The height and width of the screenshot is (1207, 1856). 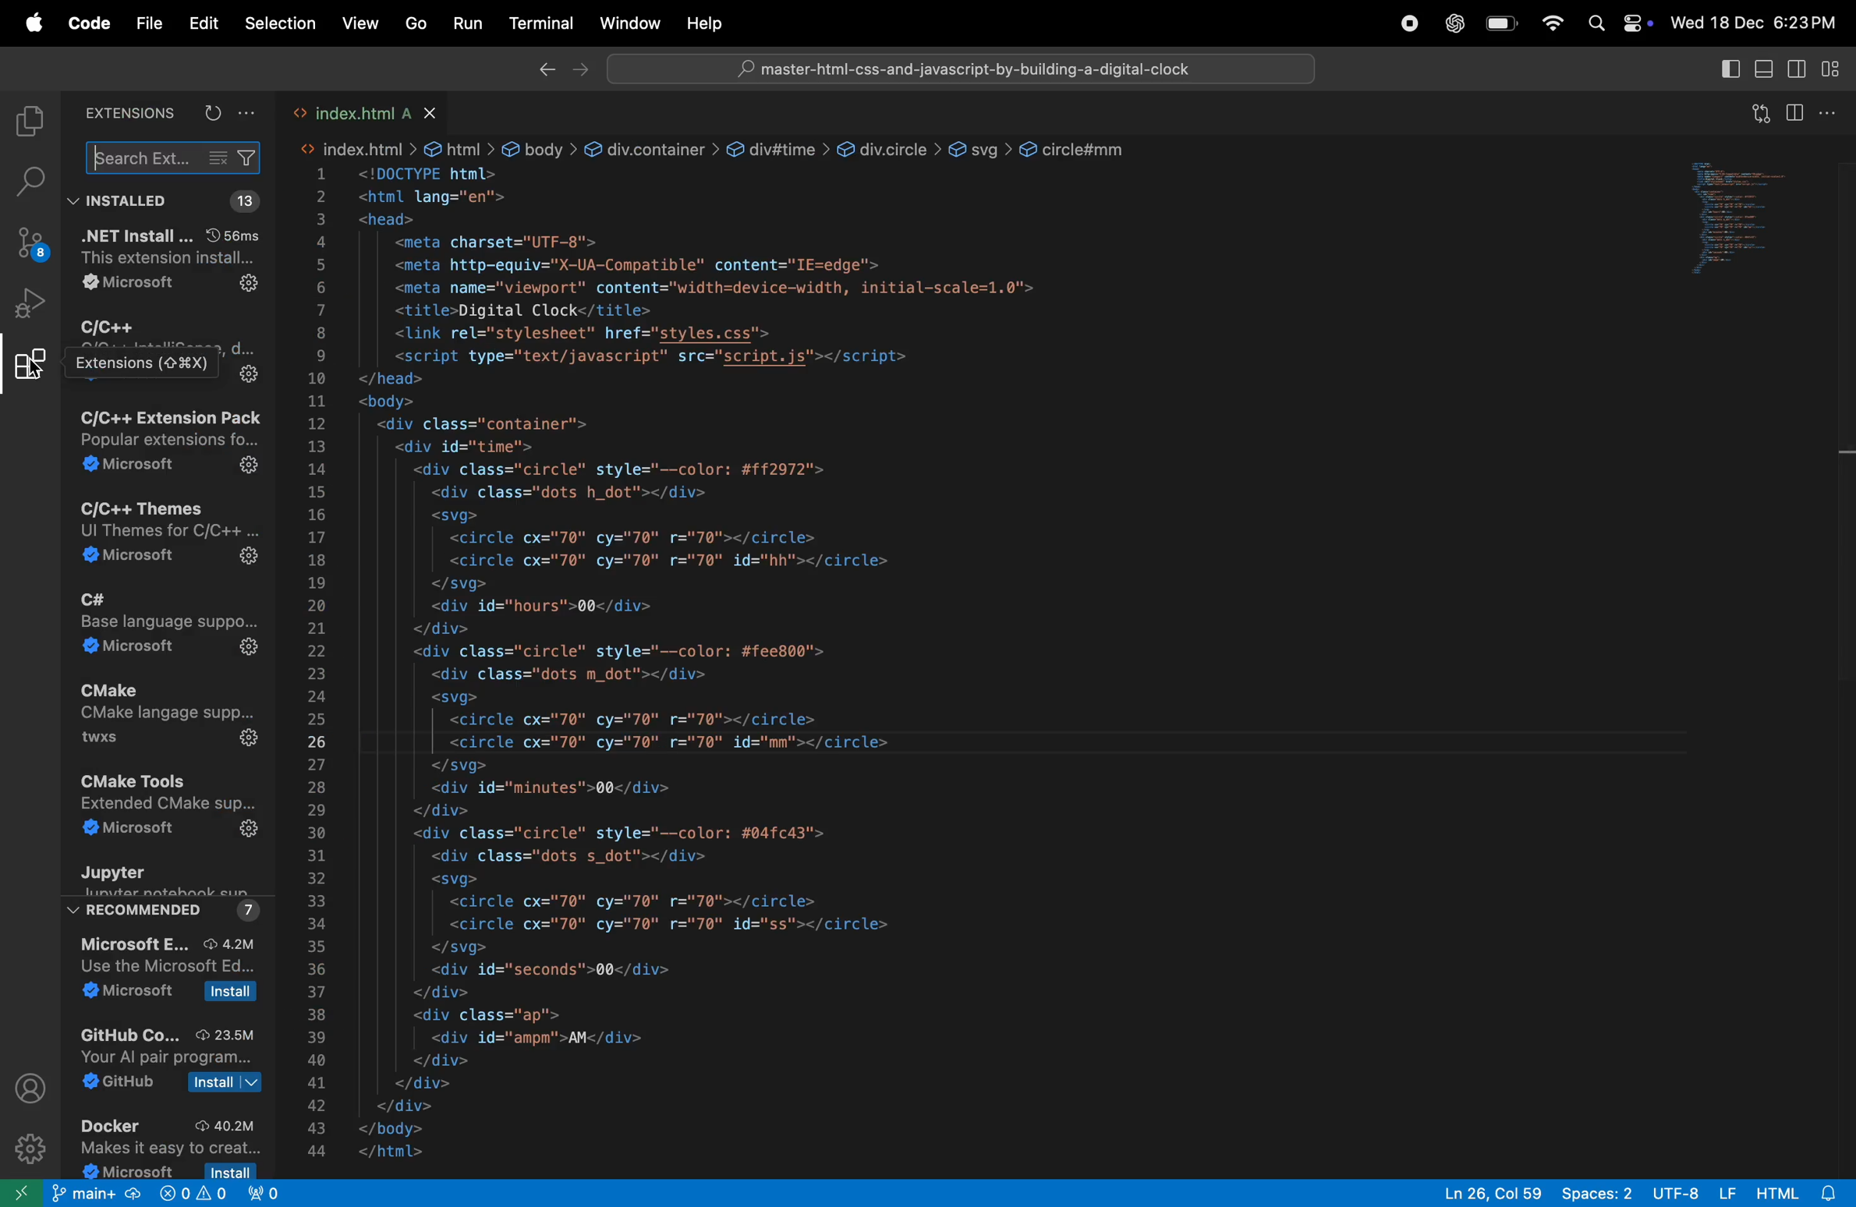 What do you see at coordinates (710, 23) in the screenshot?
I see `help` at bounding box center [710, 23].